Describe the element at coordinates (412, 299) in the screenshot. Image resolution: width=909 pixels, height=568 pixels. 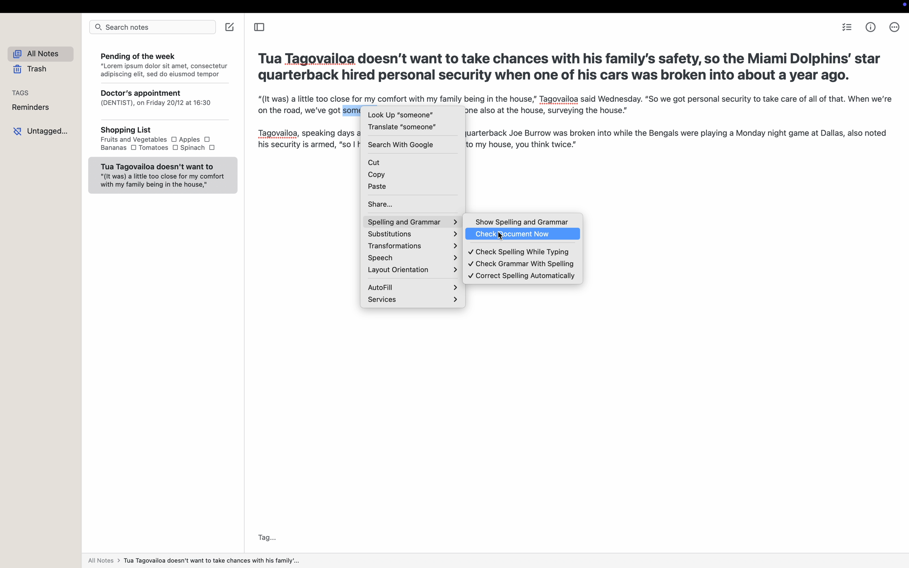
I see `services` at that location.